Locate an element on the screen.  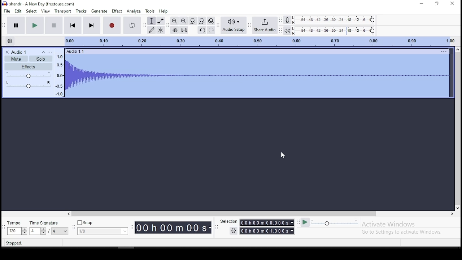
settings is located at coordinates (234, 231).